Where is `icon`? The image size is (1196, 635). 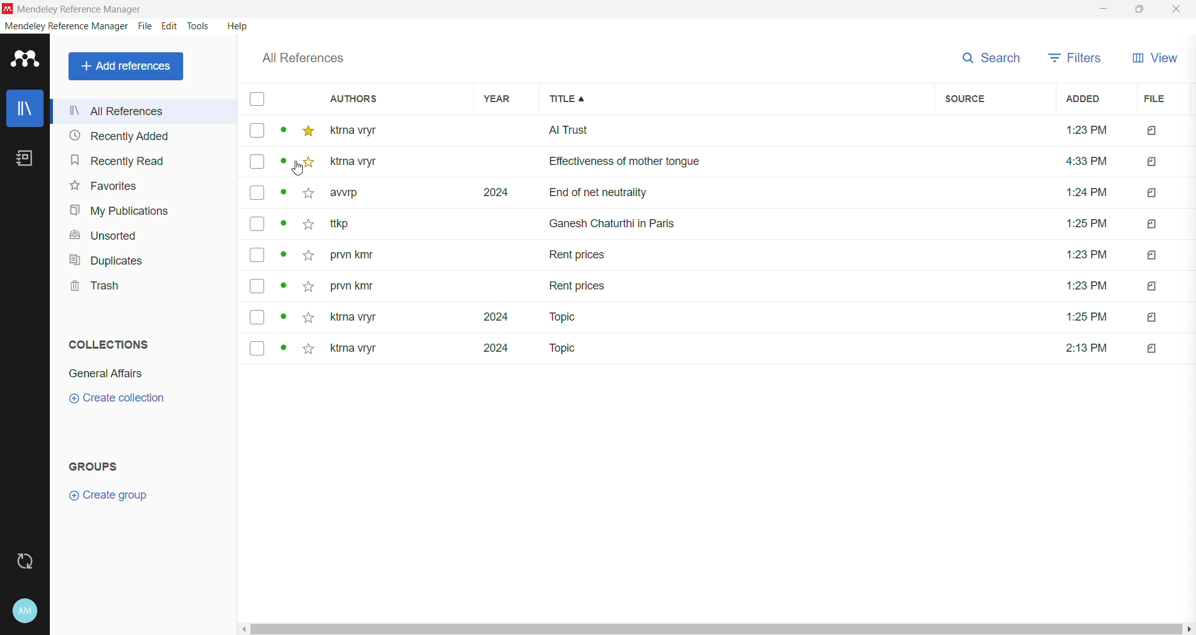 icon is located at coordinates (1156, 316).